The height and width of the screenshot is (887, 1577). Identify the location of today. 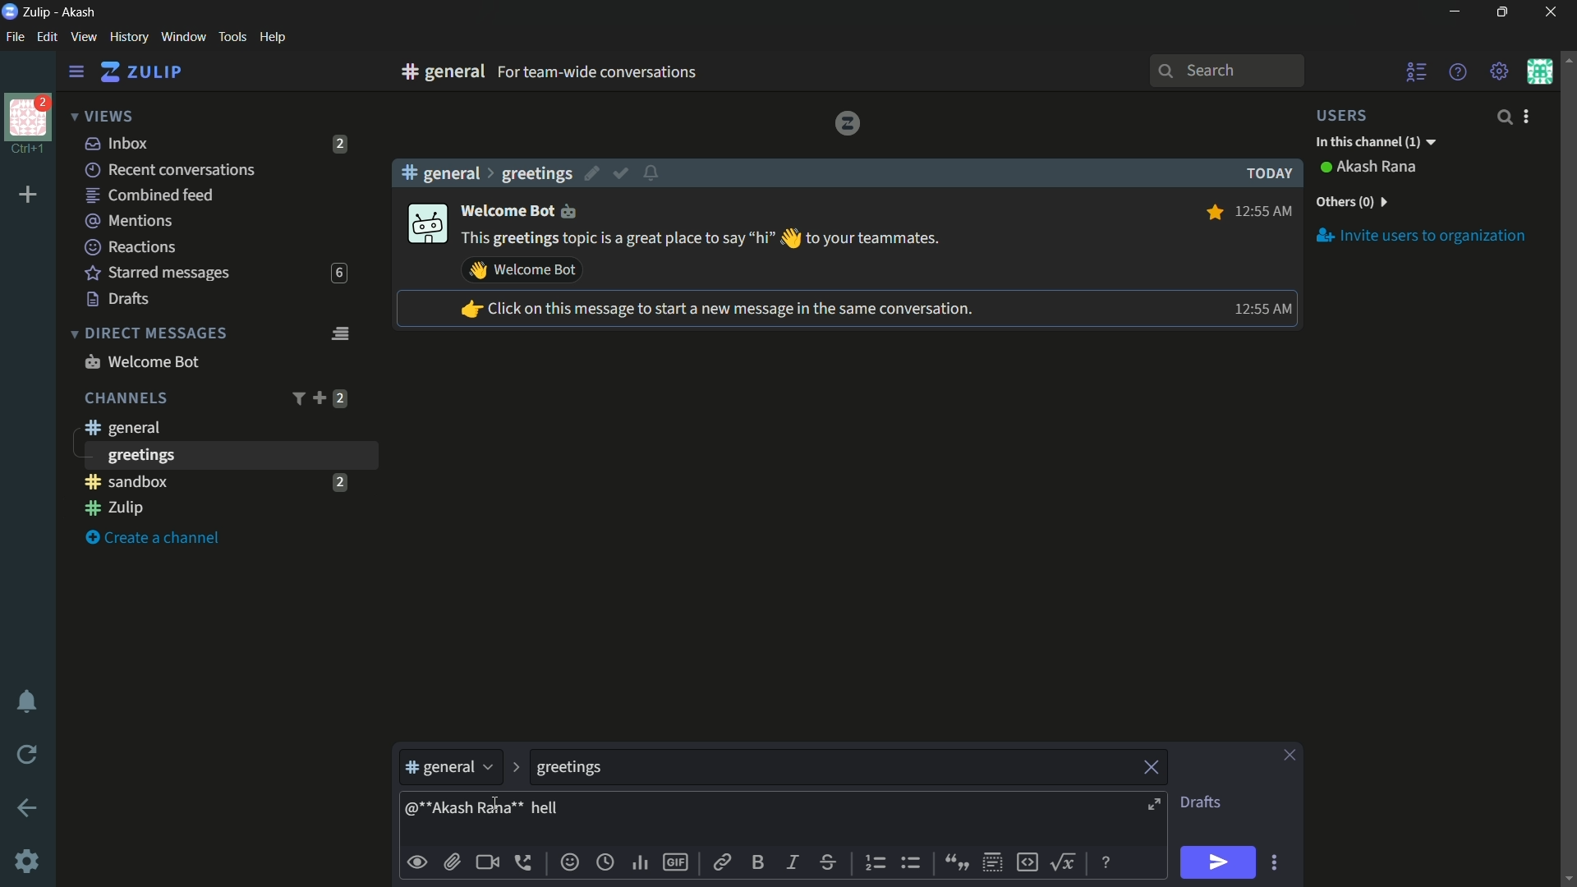
(1265, 173).